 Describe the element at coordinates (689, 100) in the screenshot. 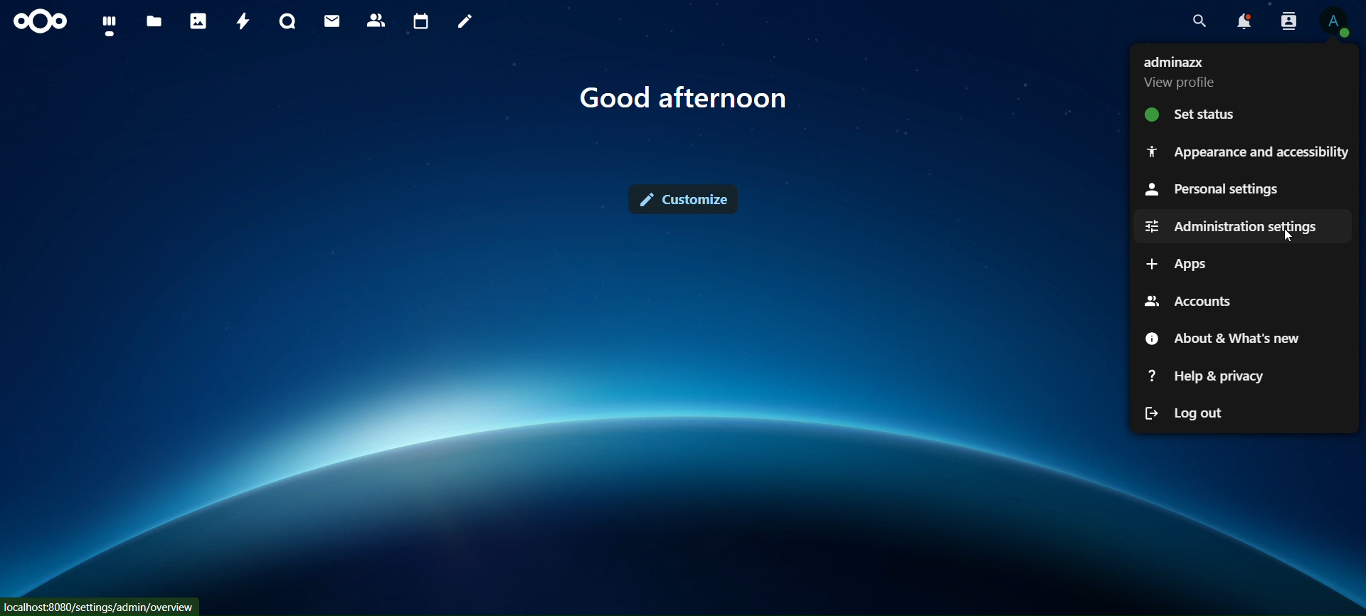

I see `text` at that location.